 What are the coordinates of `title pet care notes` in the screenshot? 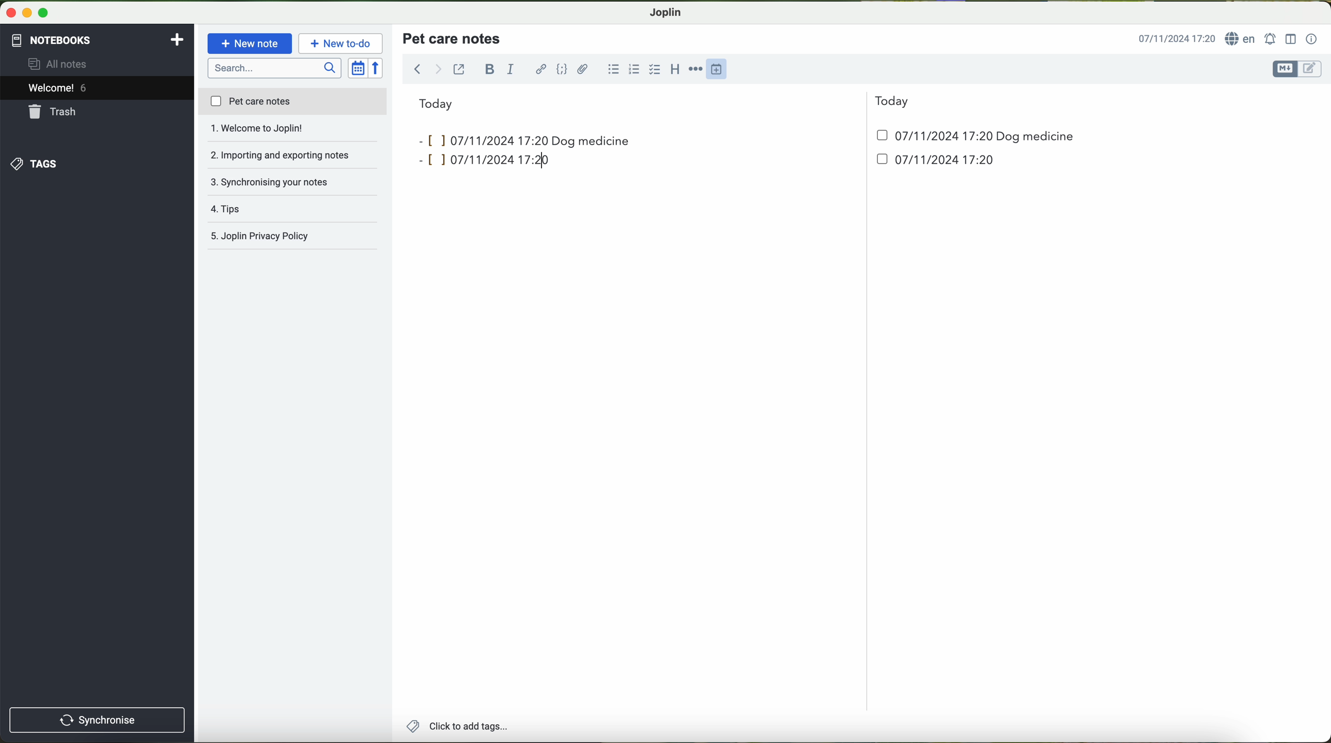 It's located at (453, 38).